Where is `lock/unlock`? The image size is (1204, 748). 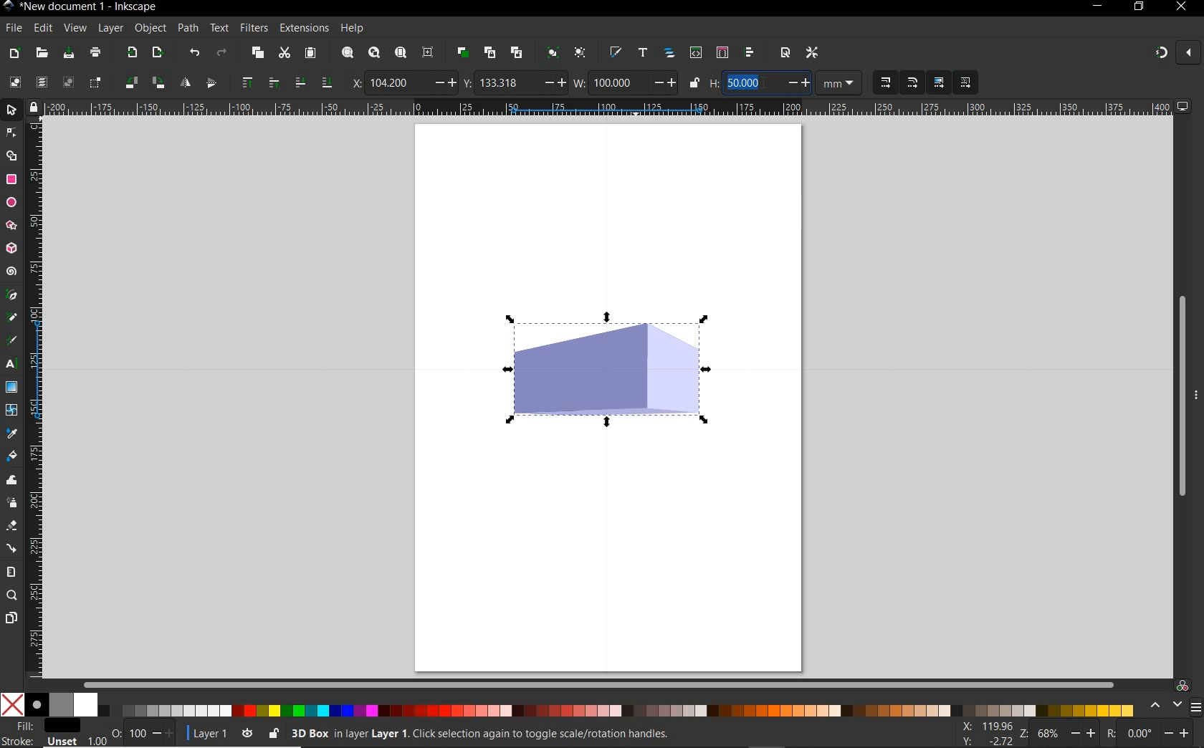 lock/unlock is located at coordinates (272, 732).